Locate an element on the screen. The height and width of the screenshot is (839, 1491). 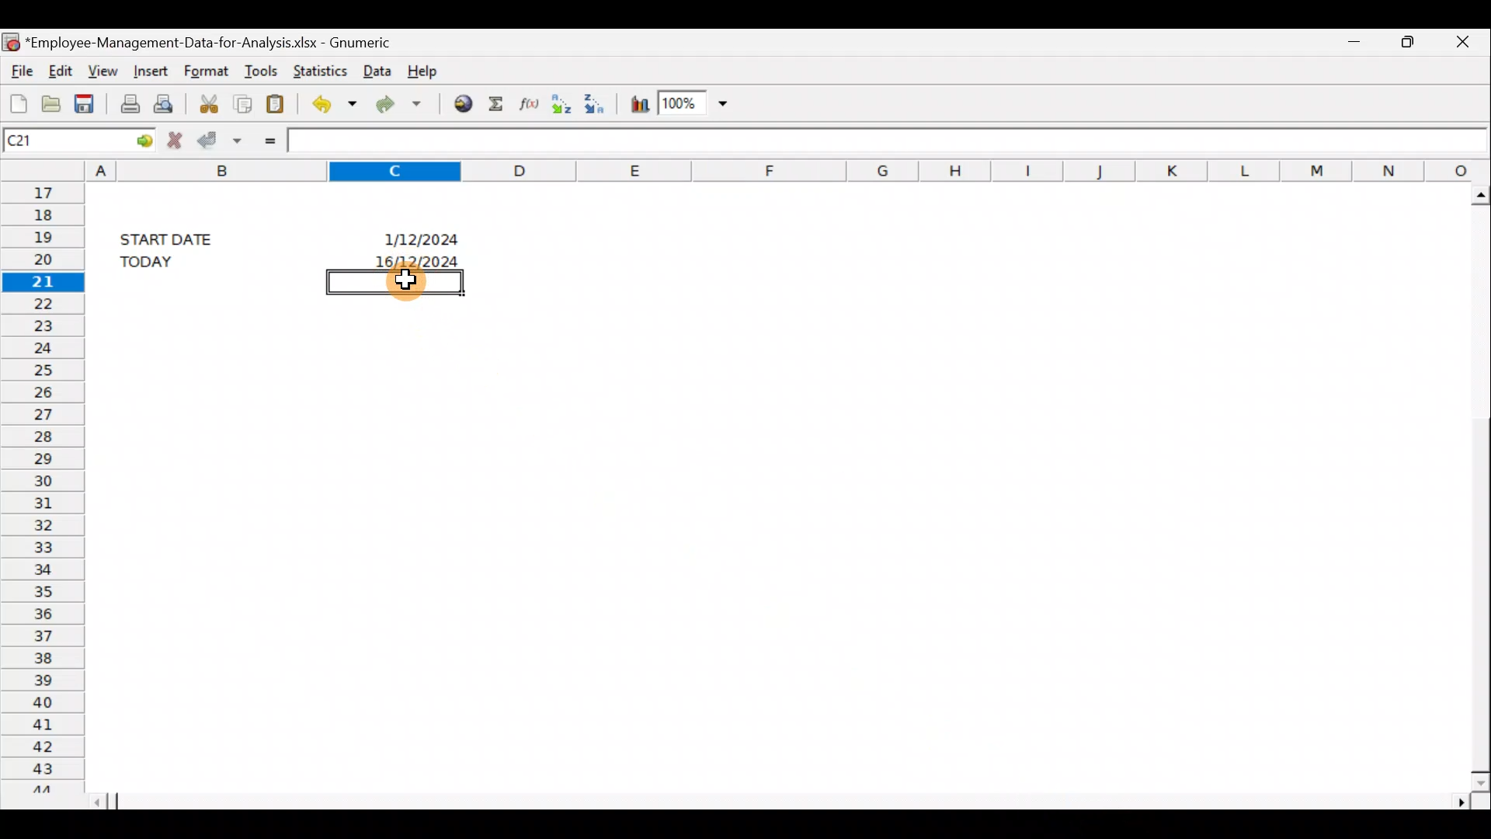
Enter formula is located at coordinates (266, 139).